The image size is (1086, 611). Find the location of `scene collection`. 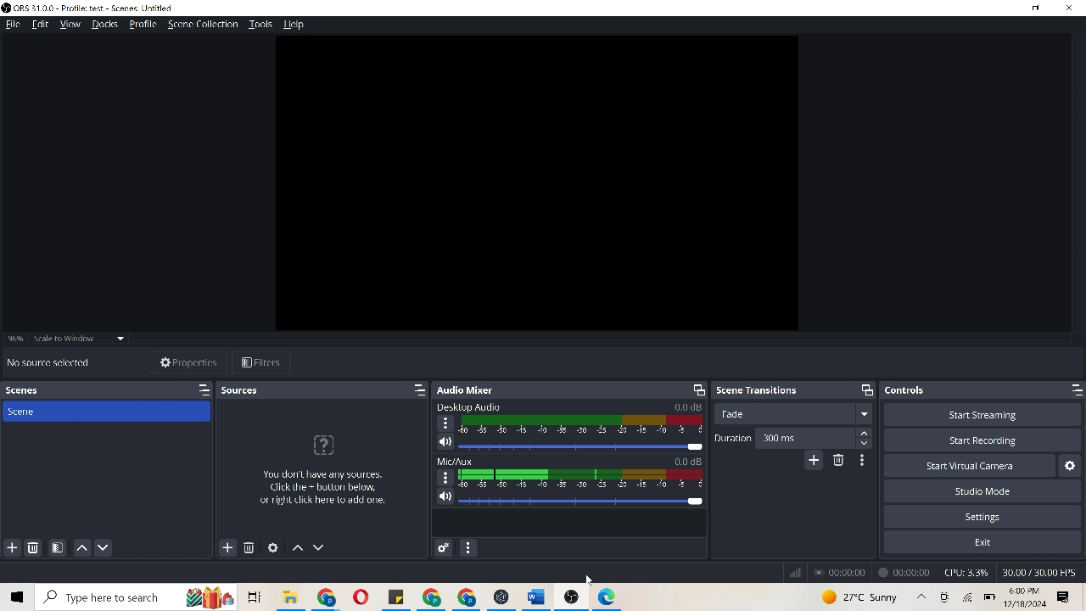

scene collection is located at coordinates (205, 23).